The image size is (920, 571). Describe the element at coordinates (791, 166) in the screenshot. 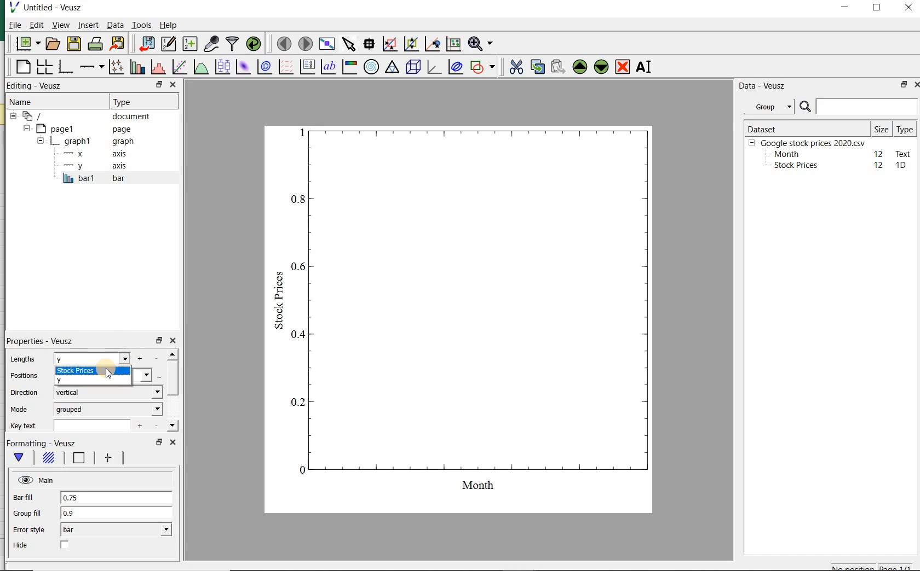

I see `Stock prices` at that location.